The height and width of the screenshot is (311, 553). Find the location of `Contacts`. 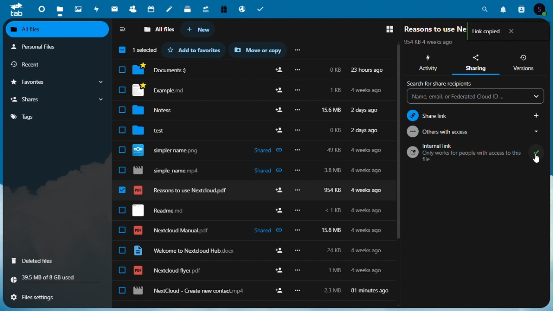

Contacts is located at coordinates (132, 9).